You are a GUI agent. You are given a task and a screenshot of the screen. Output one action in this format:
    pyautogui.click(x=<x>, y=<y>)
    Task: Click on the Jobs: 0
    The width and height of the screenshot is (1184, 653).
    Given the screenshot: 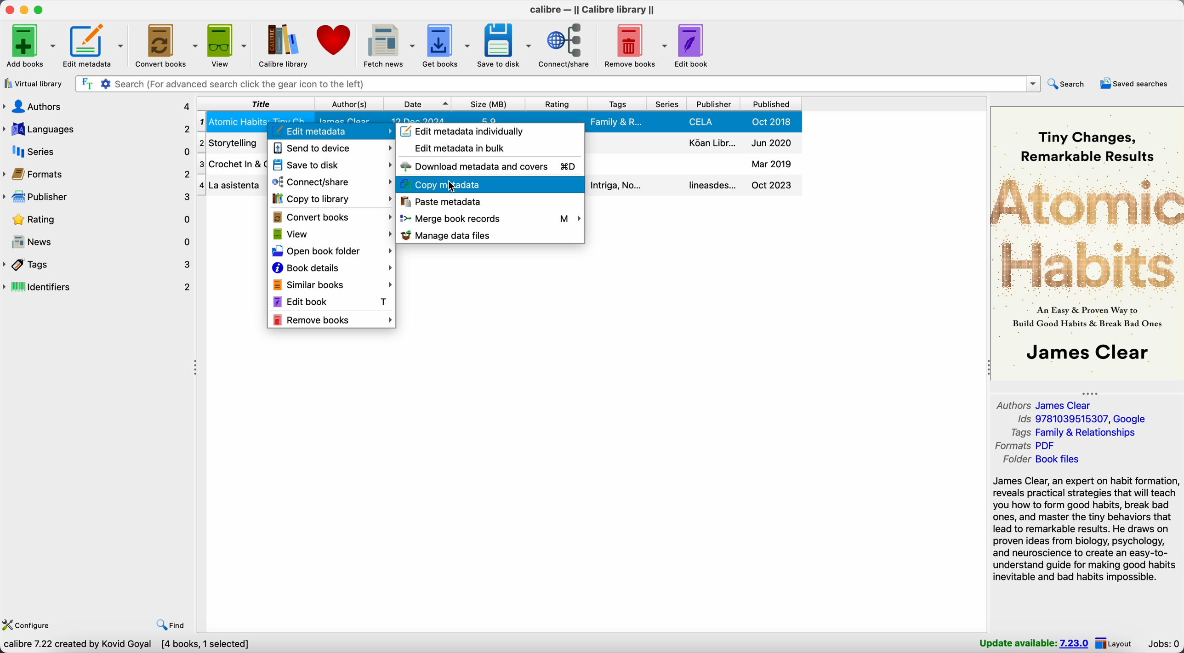 What is the action you would take?
    pyautogui.click(x=1166, y=643)
    